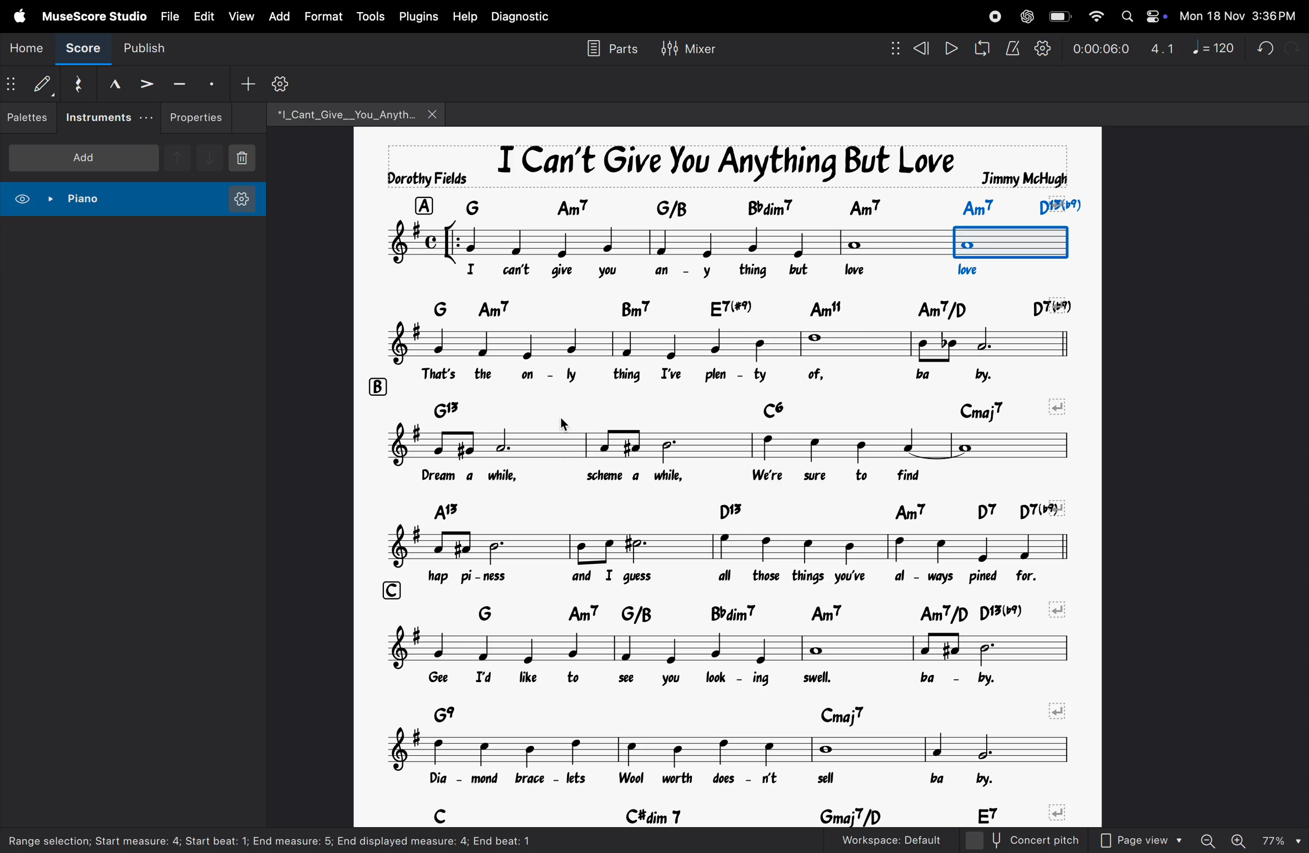  Describe the element at coordinates (733, 749) in the screenshot. I see `notes` at that location.